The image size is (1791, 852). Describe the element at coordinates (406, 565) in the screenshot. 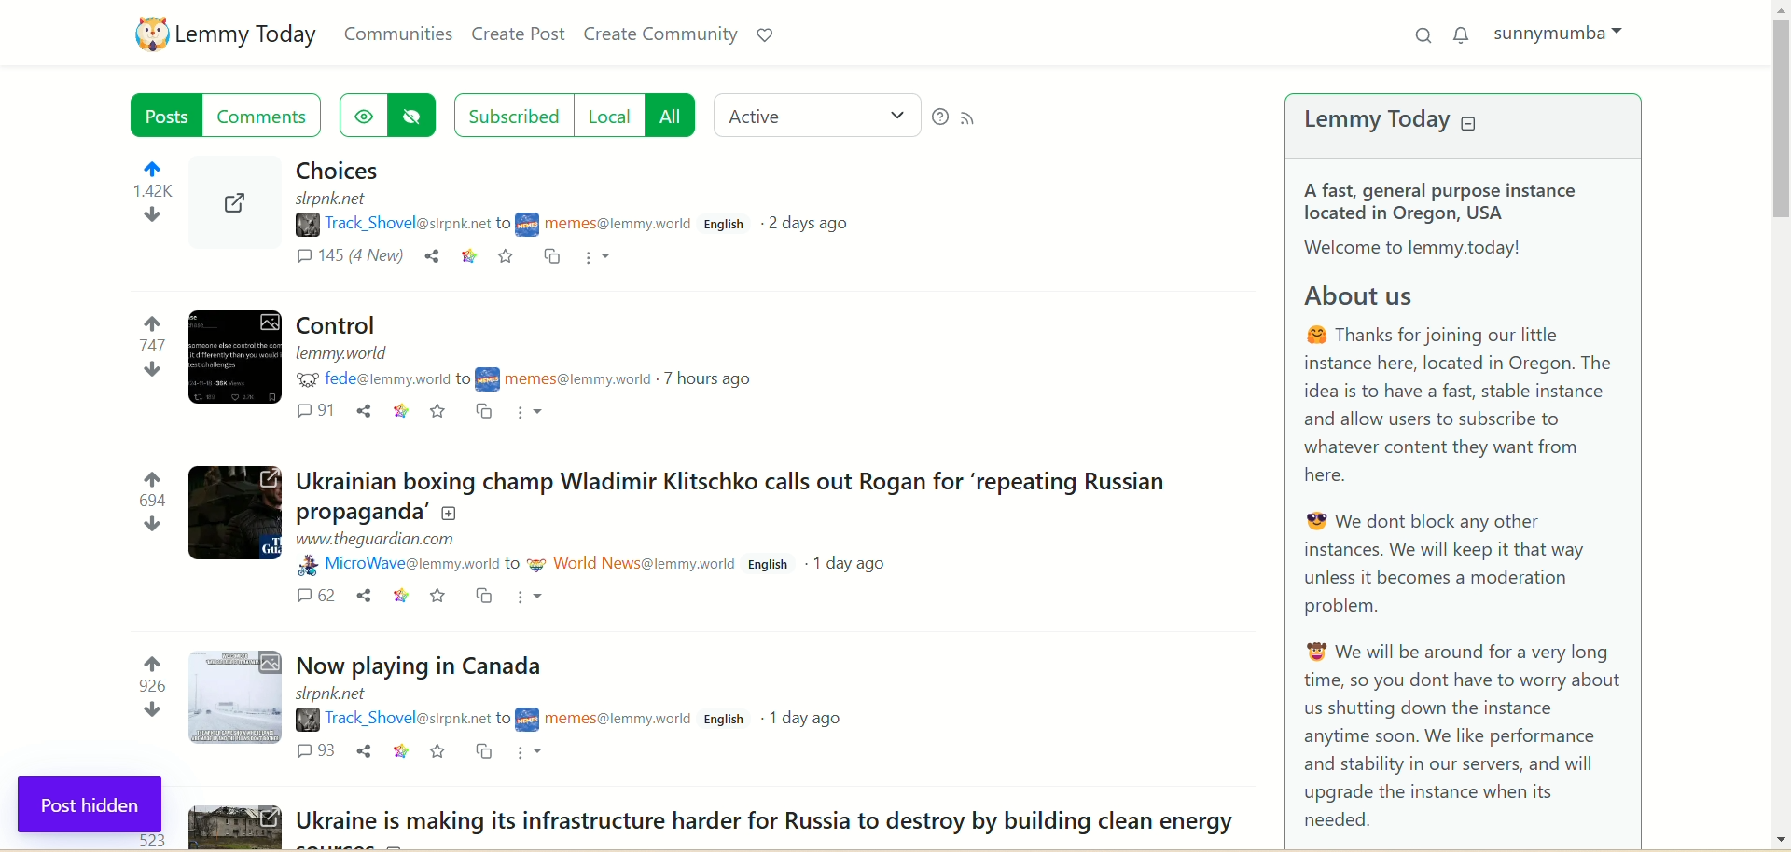

I see `username` at that location.